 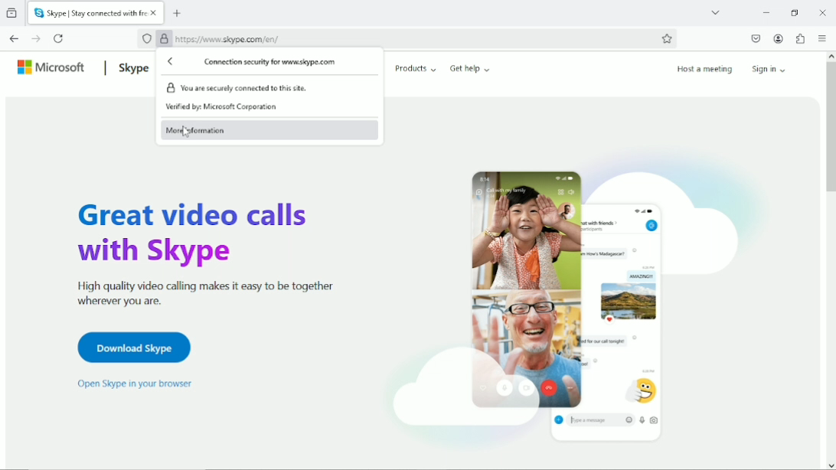 I want to click on scroll down, so click(x=829, y=465).